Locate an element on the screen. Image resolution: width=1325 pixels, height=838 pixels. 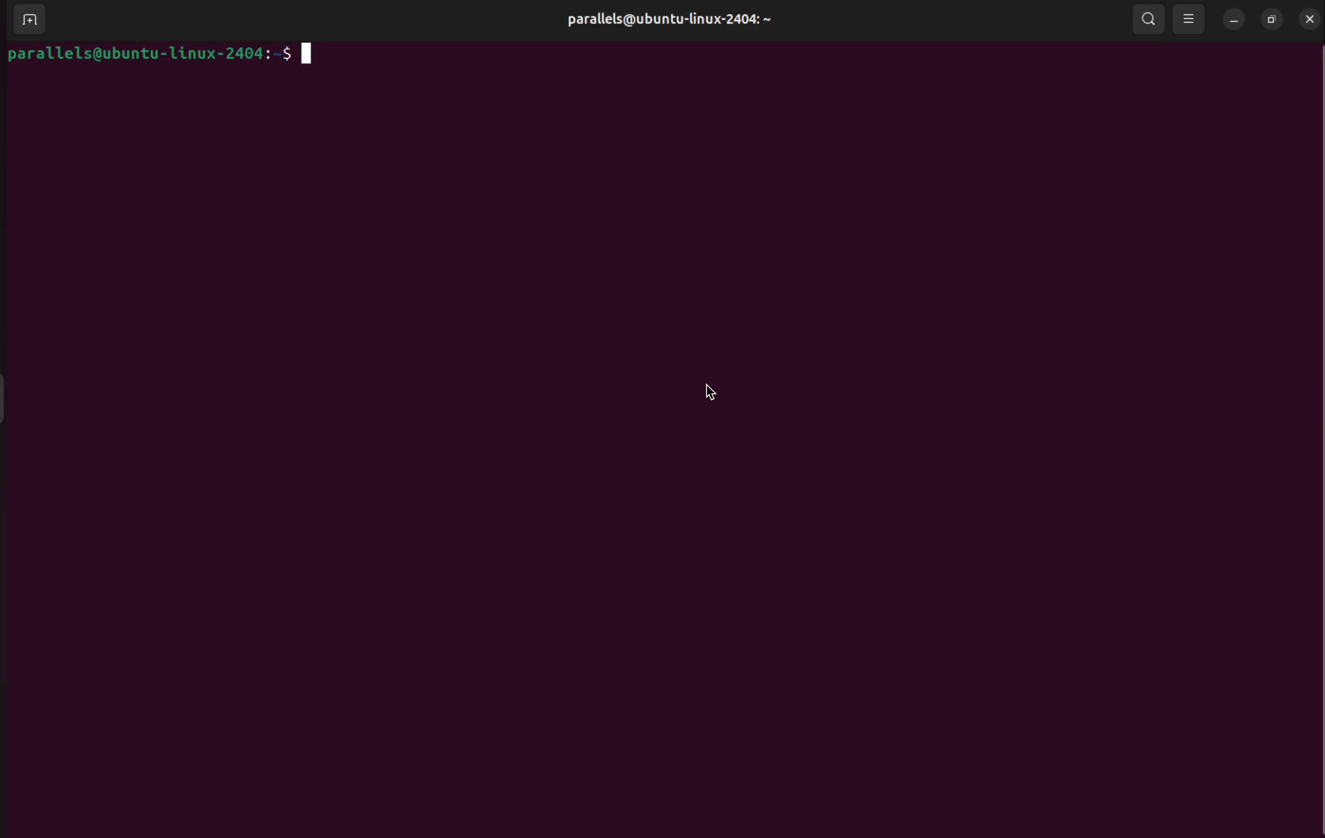
close is located at coordinates (1311, 19).